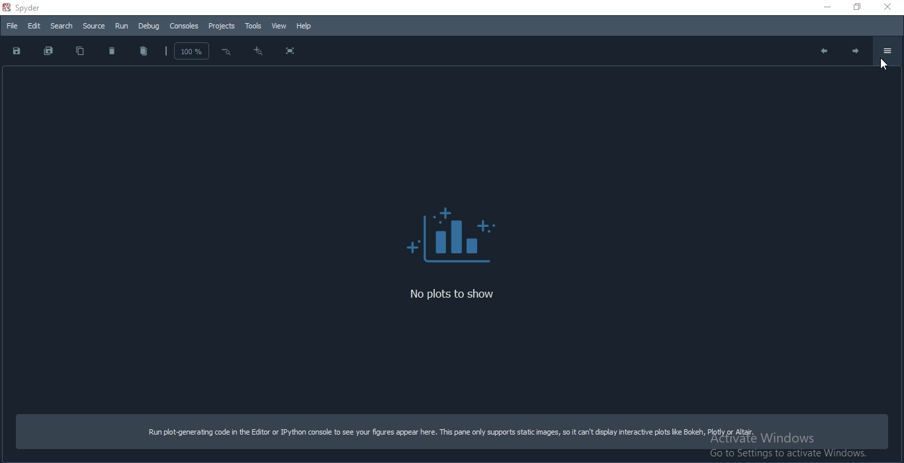 The image size is (904, 463). What do you see at coordinates (94, 26) in the screenshot?
I see `Source` at bounding box center [94, 26].